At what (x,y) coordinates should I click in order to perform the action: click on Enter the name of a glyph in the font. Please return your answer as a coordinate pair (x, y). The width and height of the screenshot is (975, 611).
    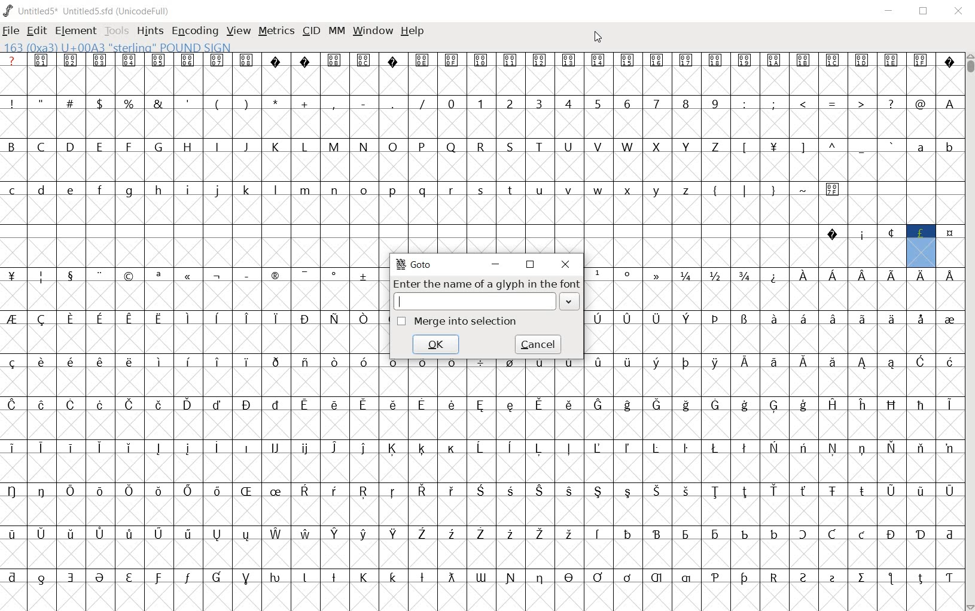
    Looking at the image, I should click on (486, 295).